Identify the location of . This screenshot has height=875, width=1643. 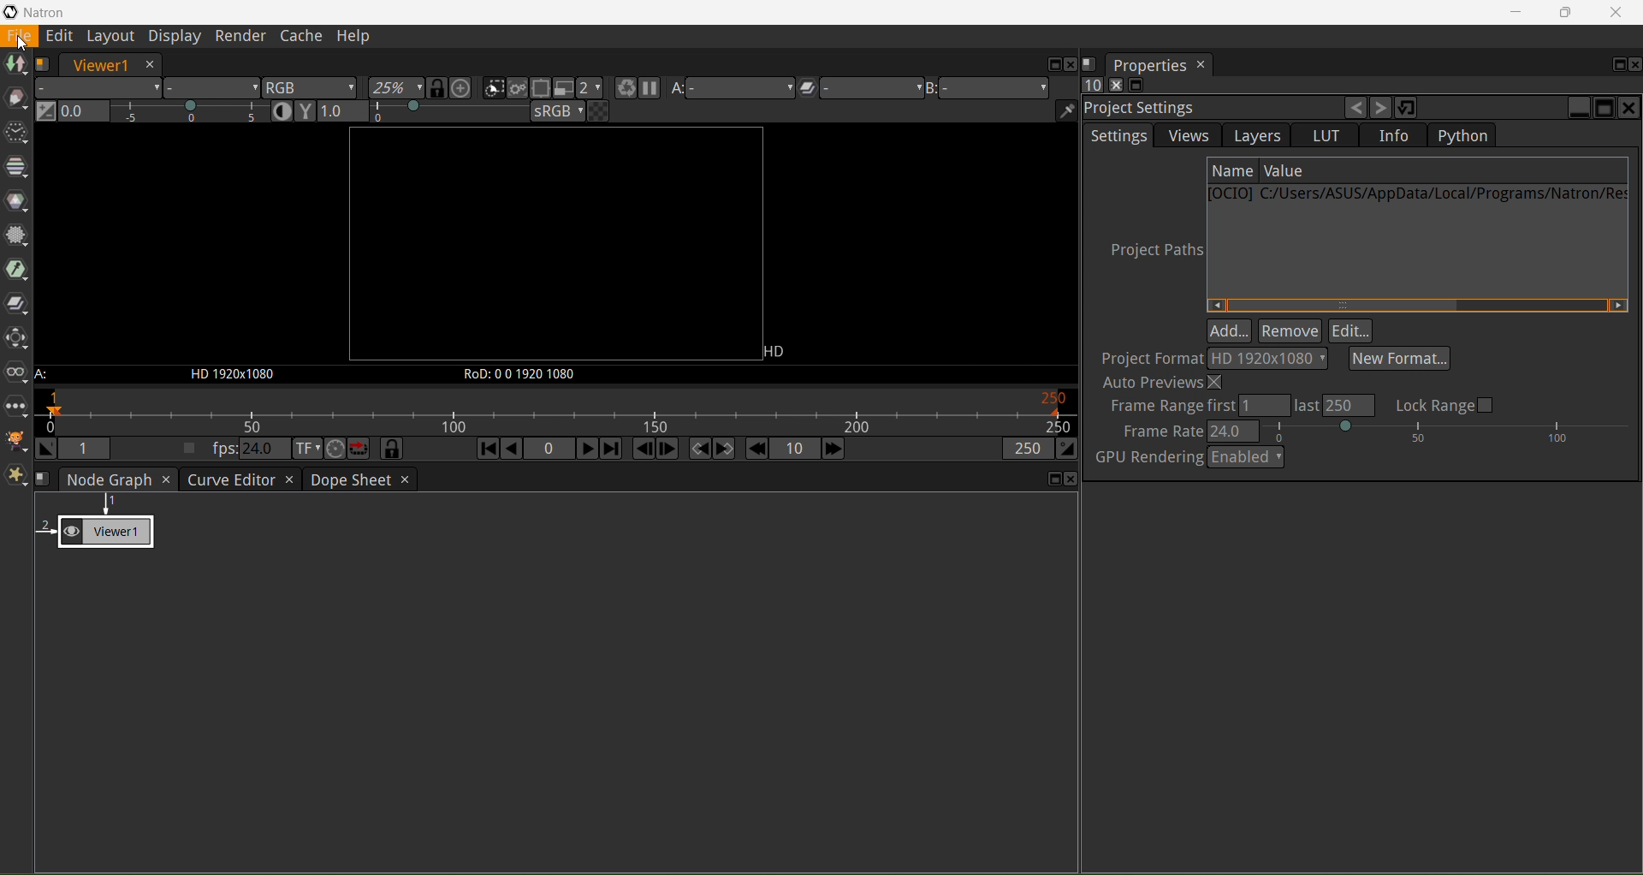
(1229, 331).